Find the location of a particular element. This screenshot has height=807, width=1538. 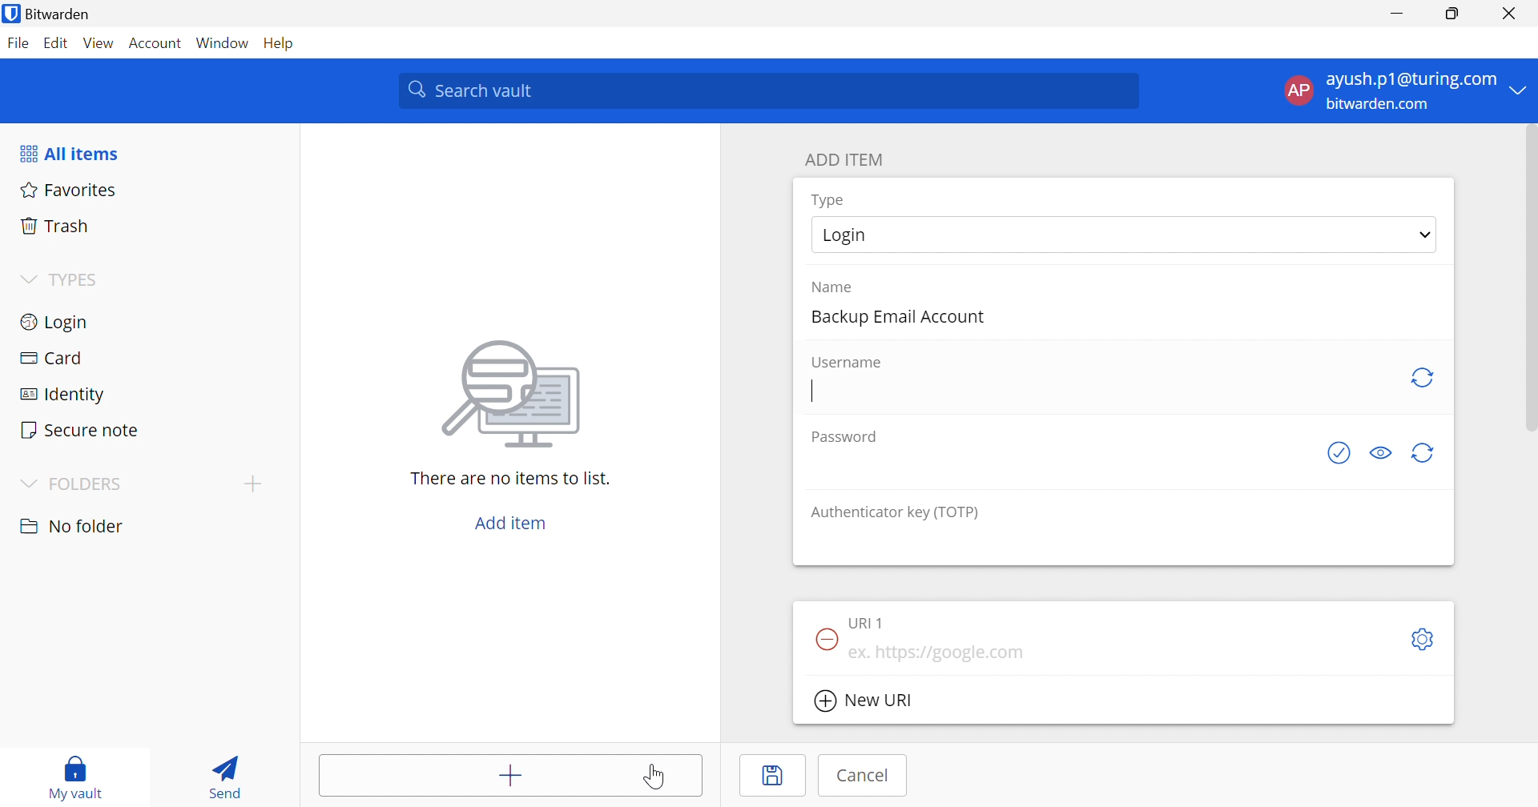

Generate password is located at coordinates (1427, 454).